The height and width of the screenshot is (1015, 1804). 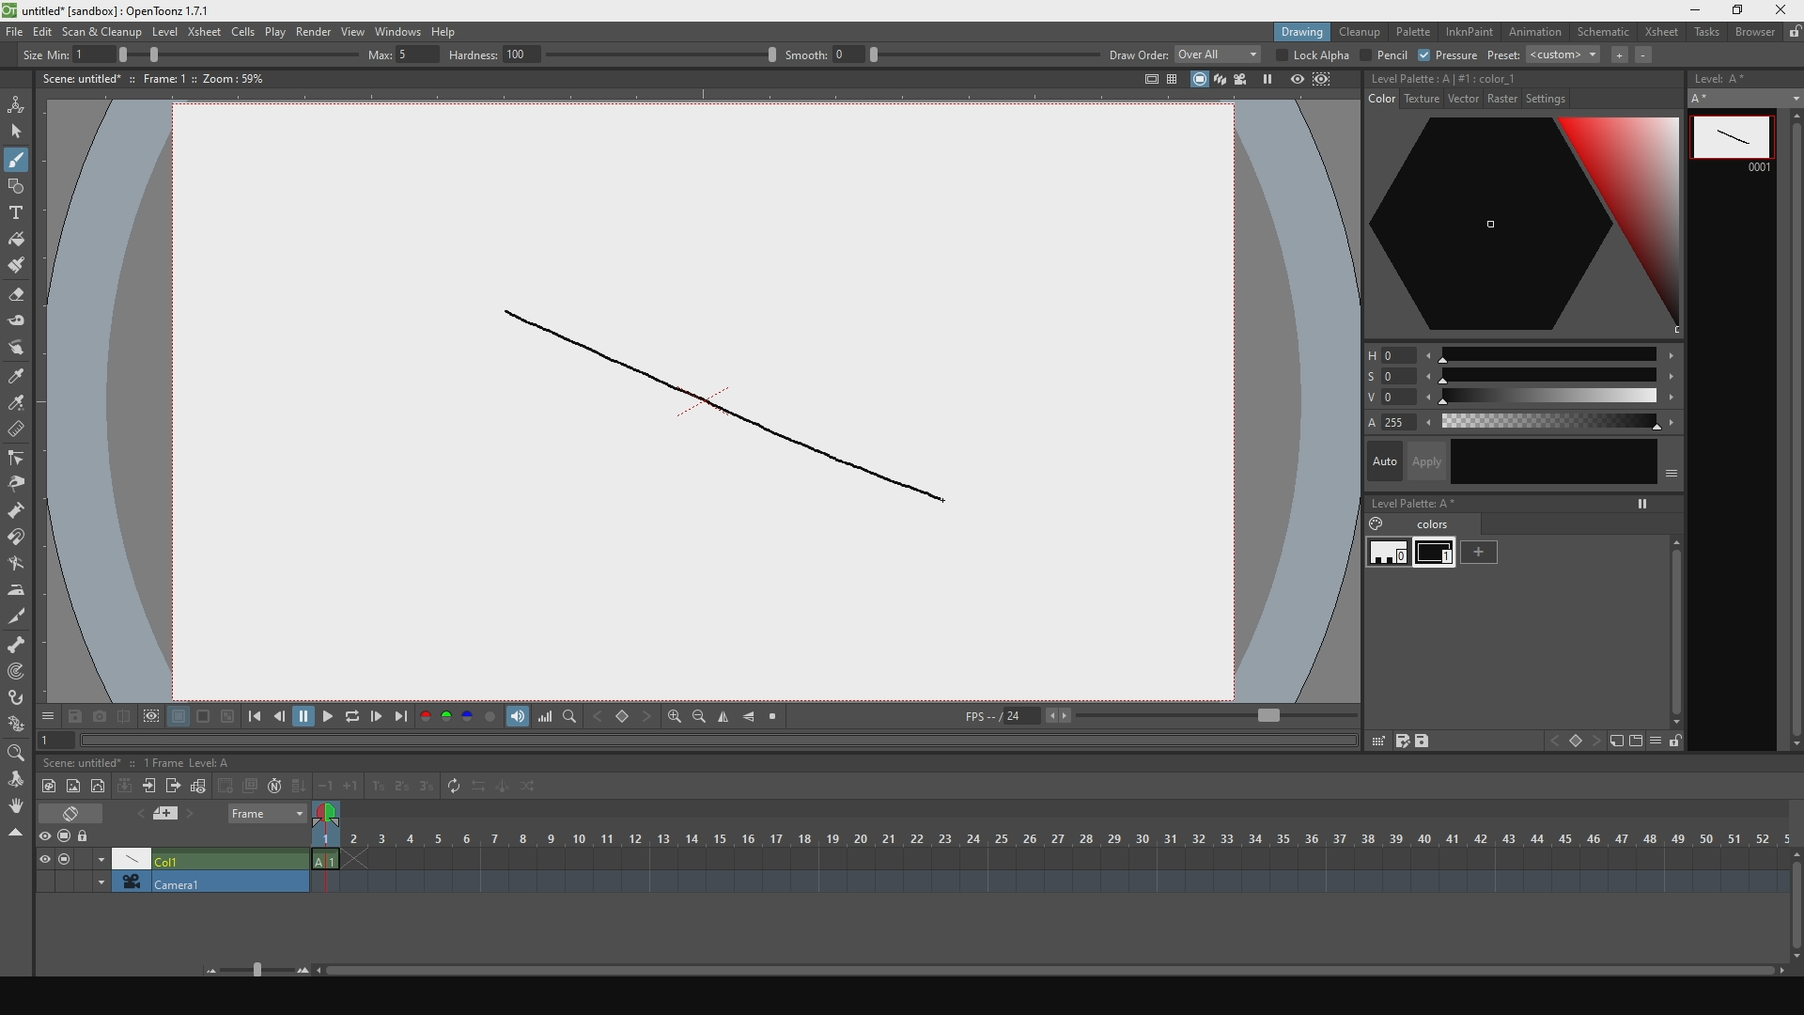 What do you see at coordinates (50, 717) in the screenshot?
I see `options` at bounding box center [50, 717].